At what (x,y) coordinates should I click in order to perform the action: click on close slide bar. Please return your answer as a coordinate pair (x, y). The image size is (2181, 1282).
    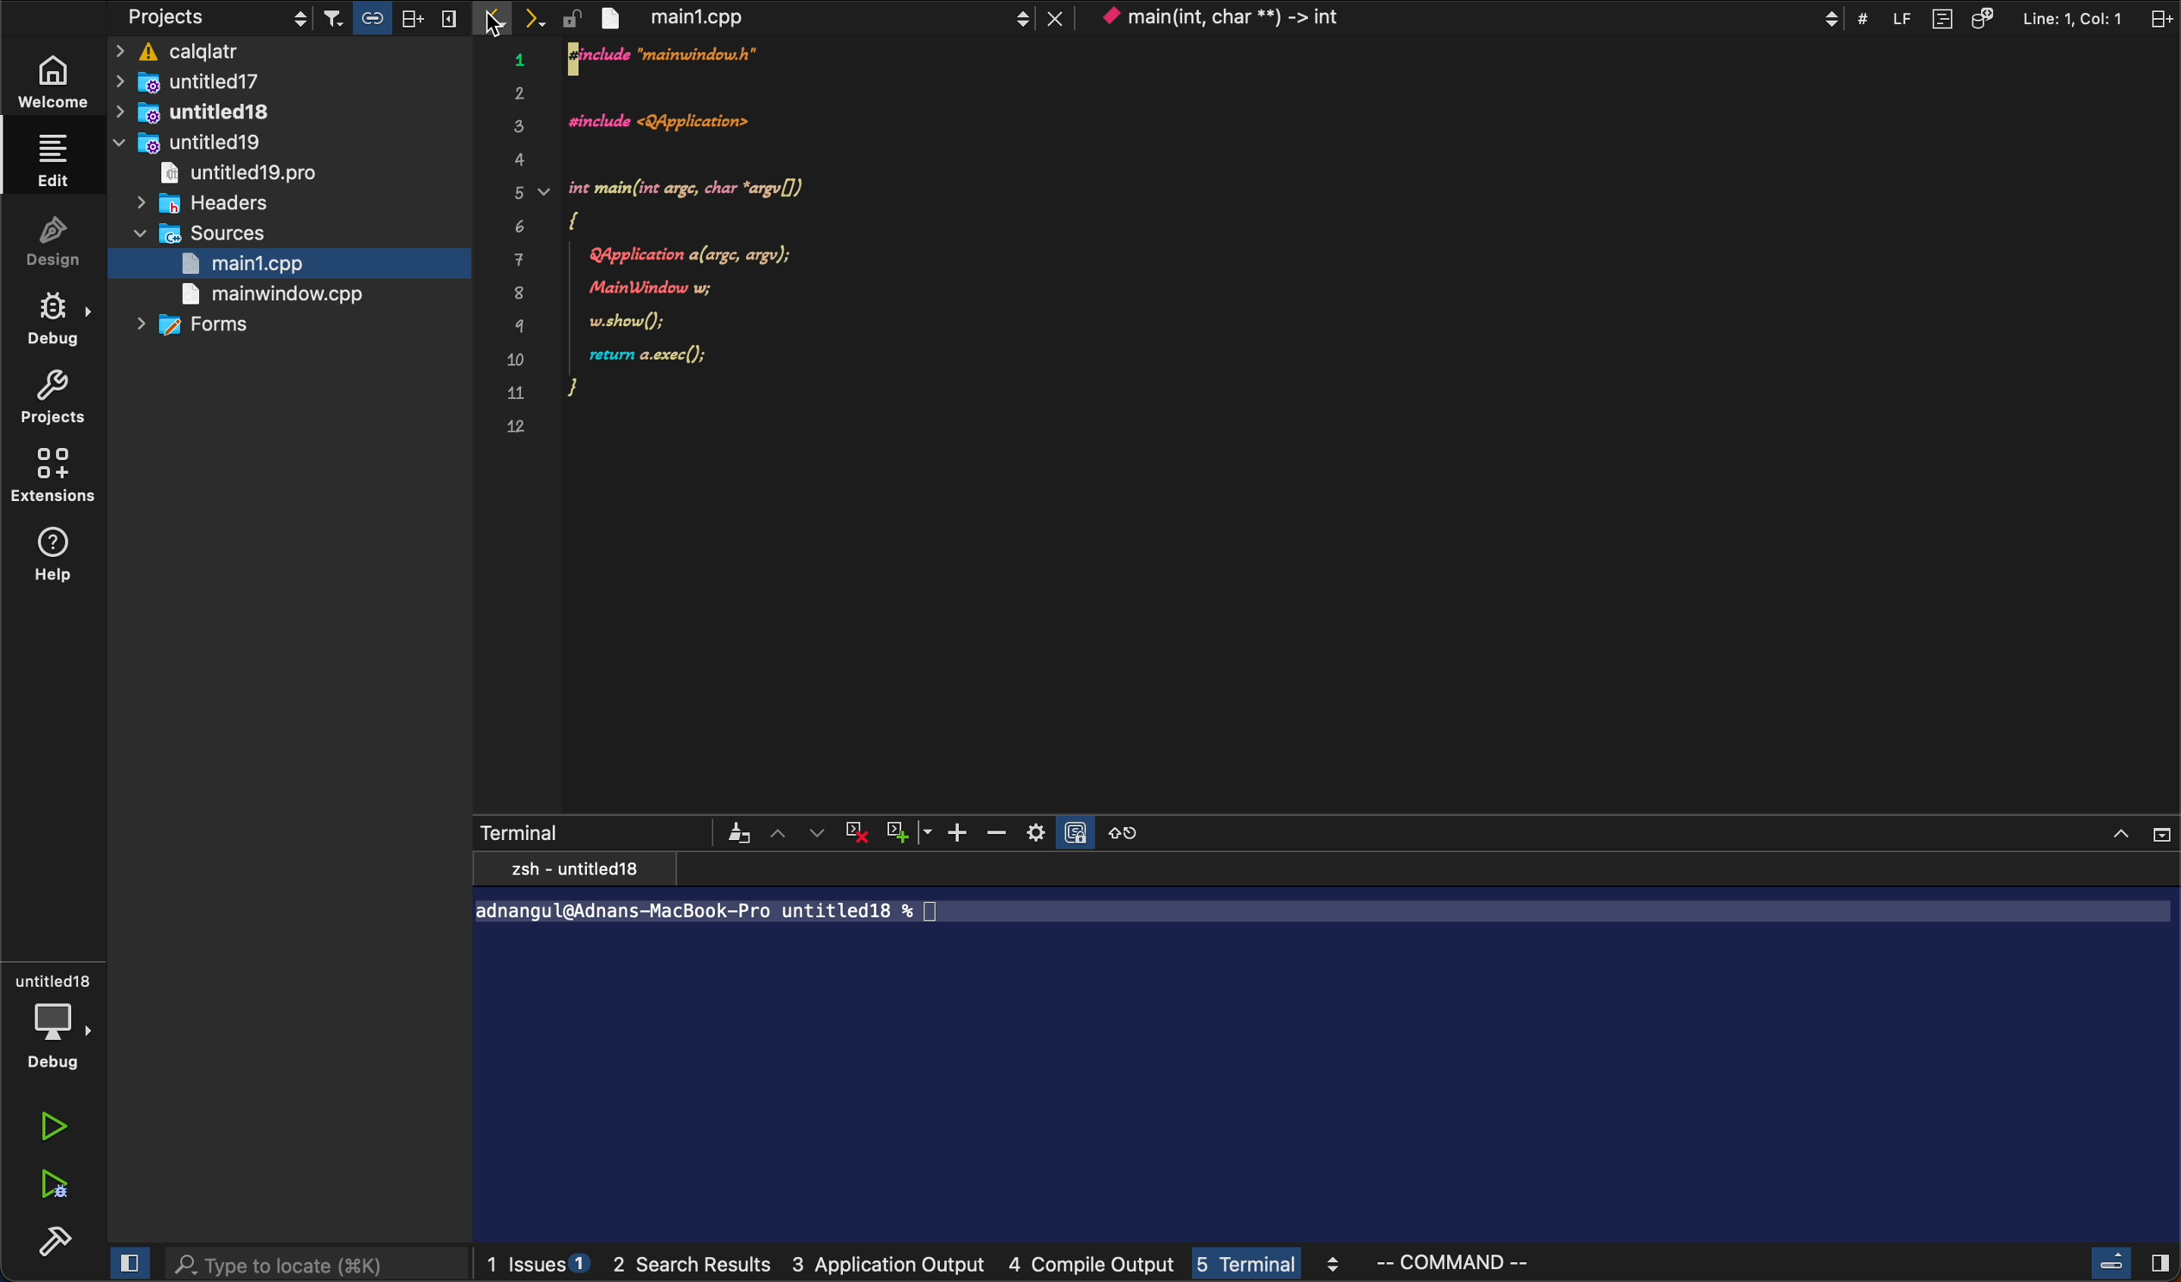
    Looking at the image, I should click on (2124, 1263).